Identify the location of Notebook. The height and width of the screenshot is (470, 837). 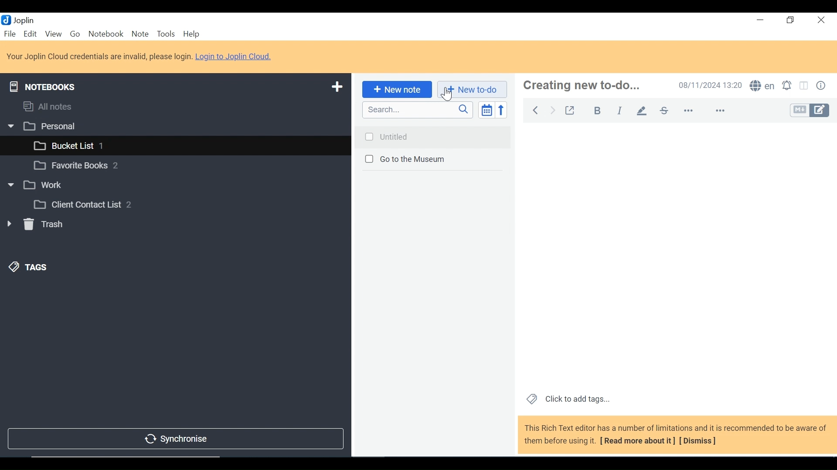
(105, 34).